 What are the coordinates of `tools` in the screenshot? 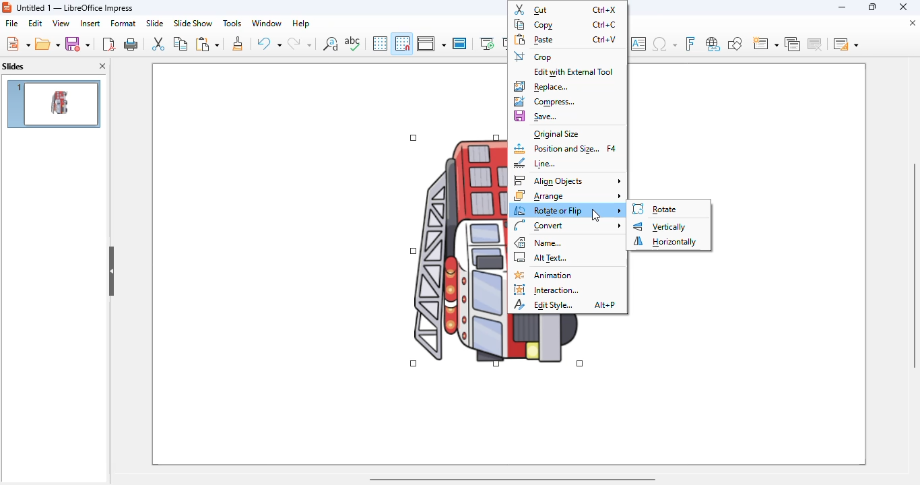 It's located at (232, 23).